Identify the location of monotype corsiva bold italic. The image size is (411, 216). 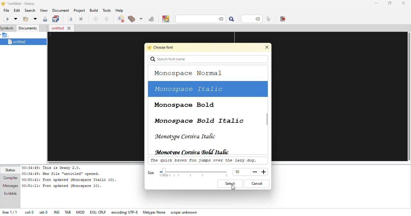
(193, 151).